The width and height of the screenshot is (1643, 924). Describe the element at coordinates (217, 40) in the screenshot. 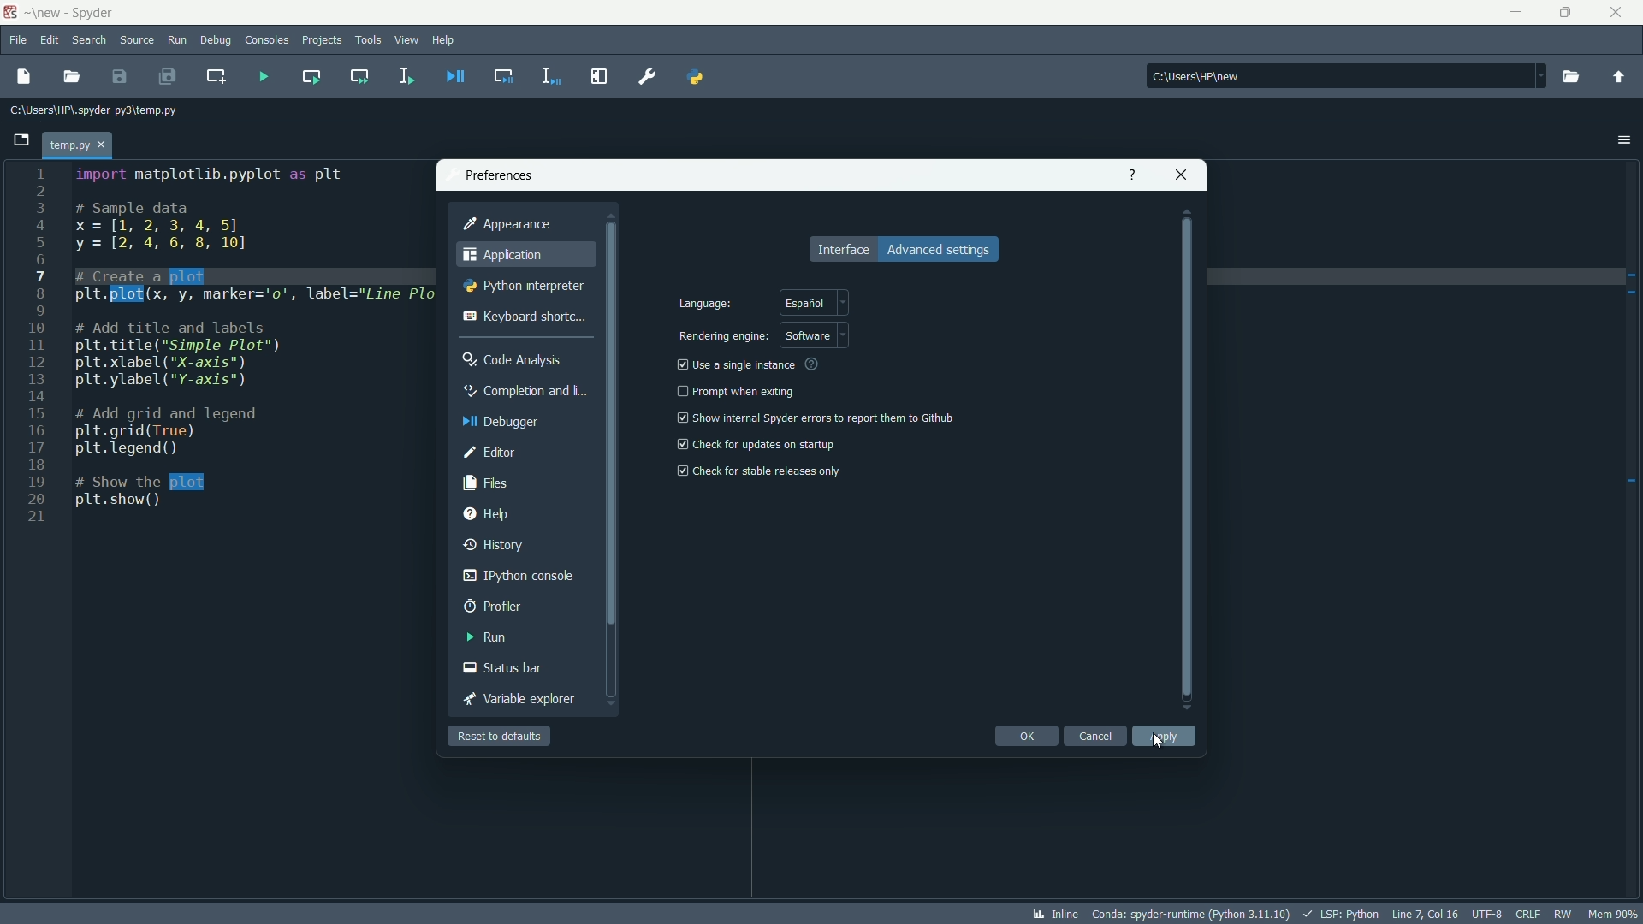

I see `debug` at that location.